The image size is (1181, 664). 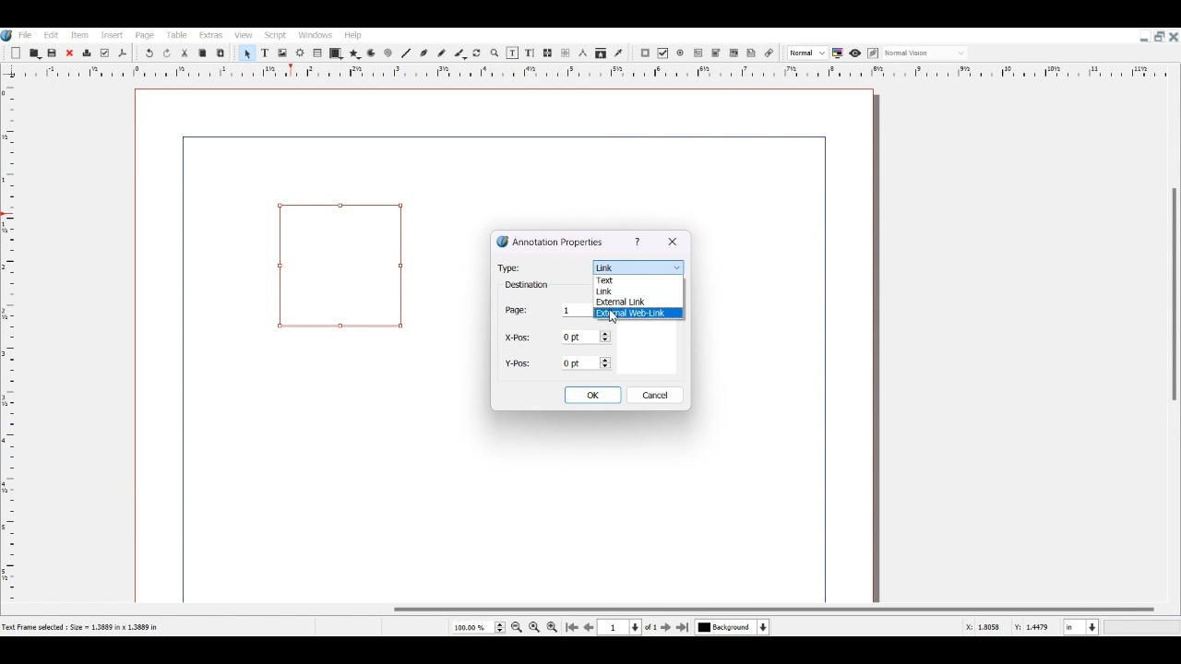 I want to click on Maximize, so click(x=1159, y=35).